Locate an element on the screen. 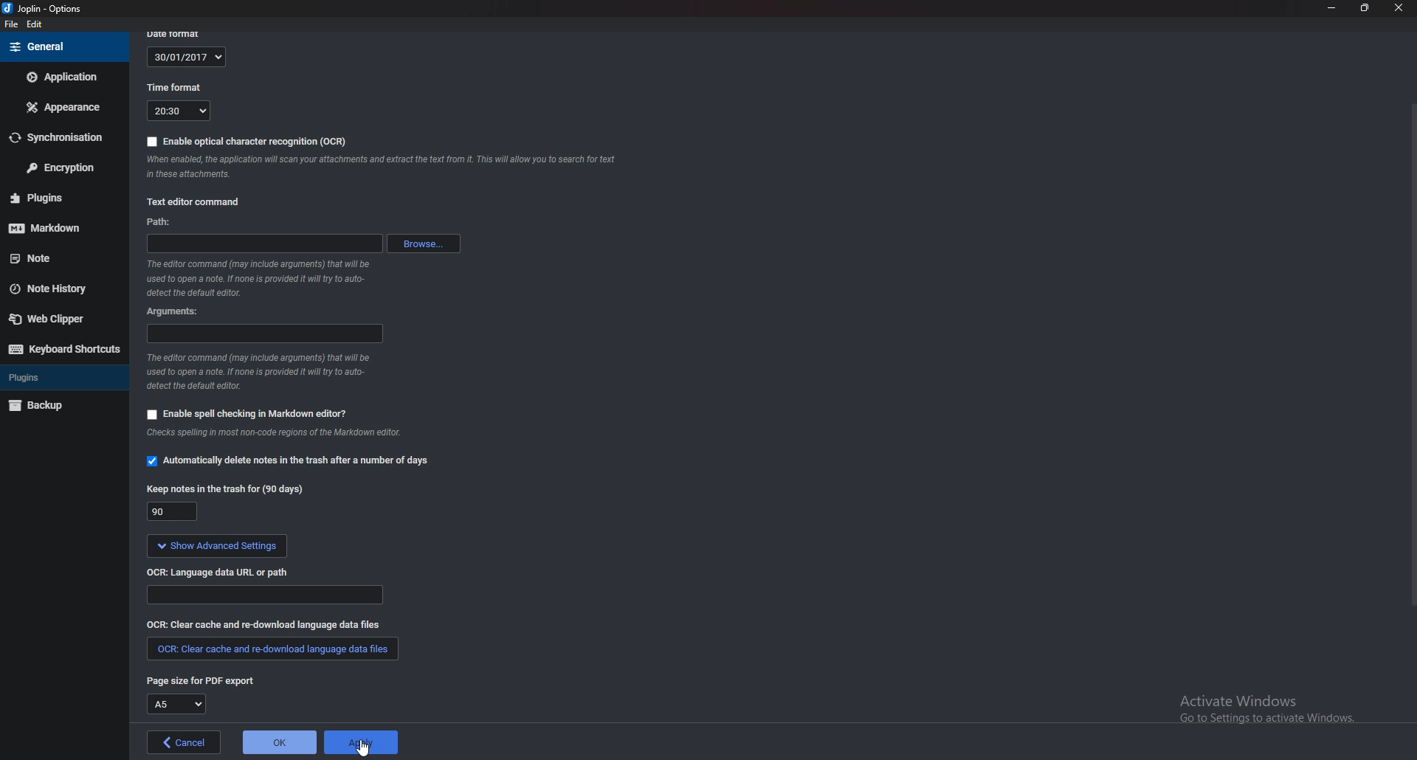 The height and width of the screenshot is (760, 1417). apply is located at coordinates (360, 742).